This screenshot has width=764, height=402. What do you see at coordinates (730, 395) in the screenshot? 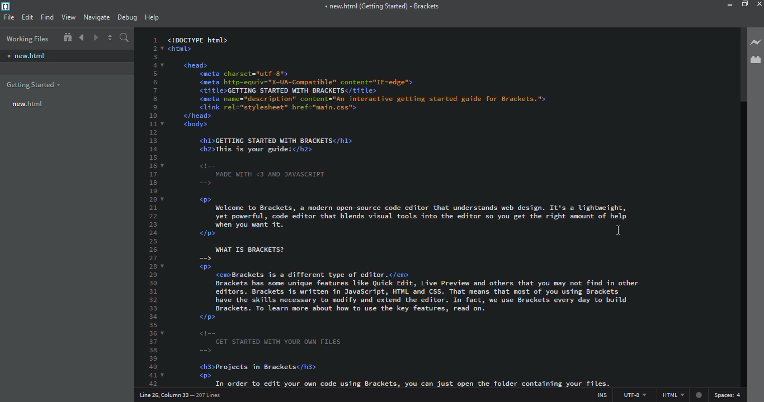
I see `spaces` at bounding box center [730, 395].